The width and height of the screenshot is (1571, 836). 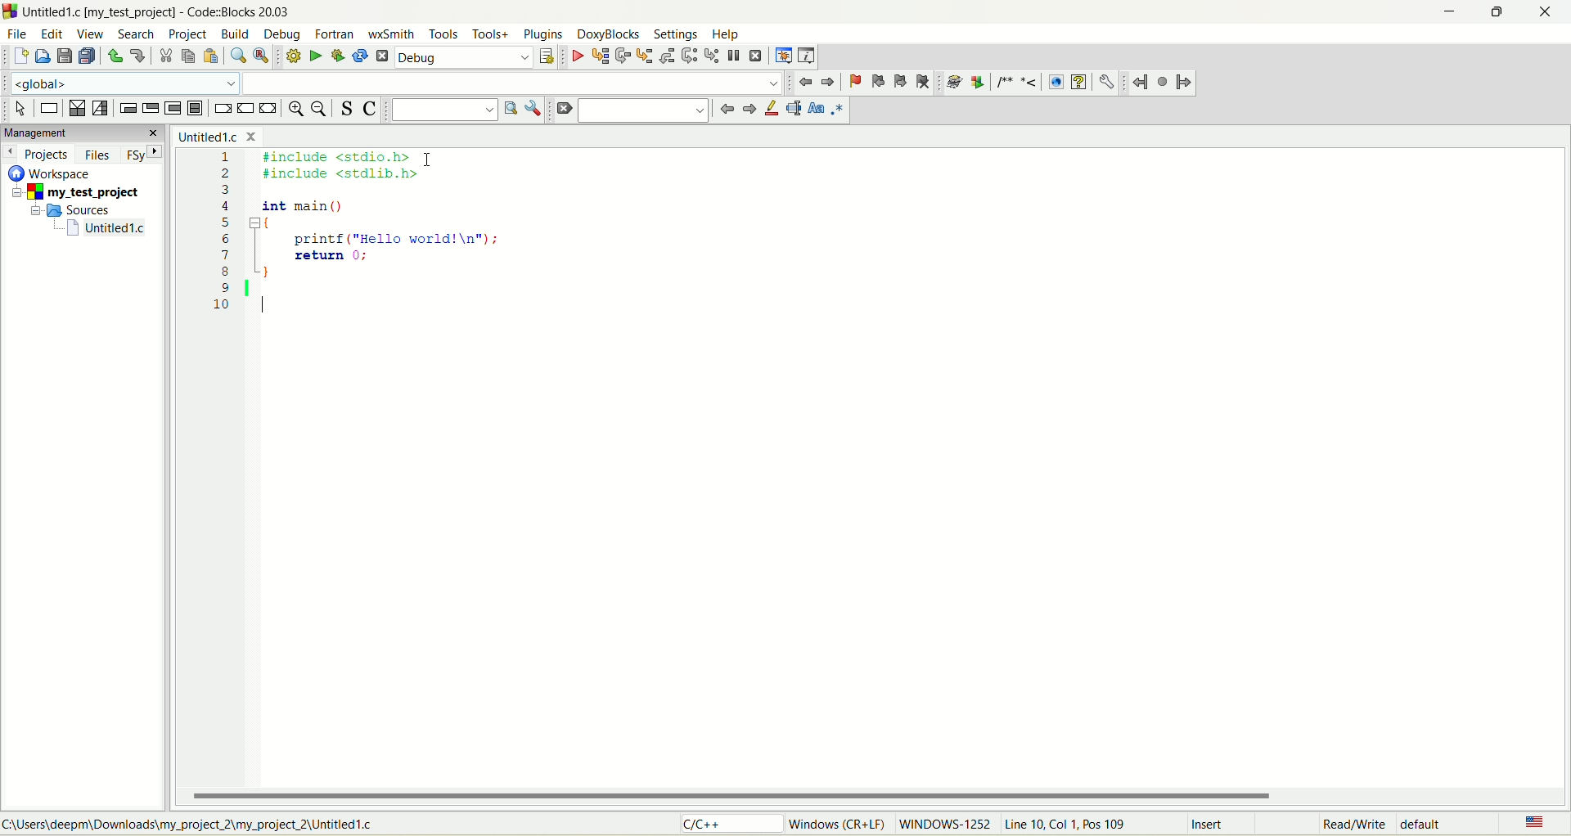 I want to click on options window, so click(x=533, y=108).